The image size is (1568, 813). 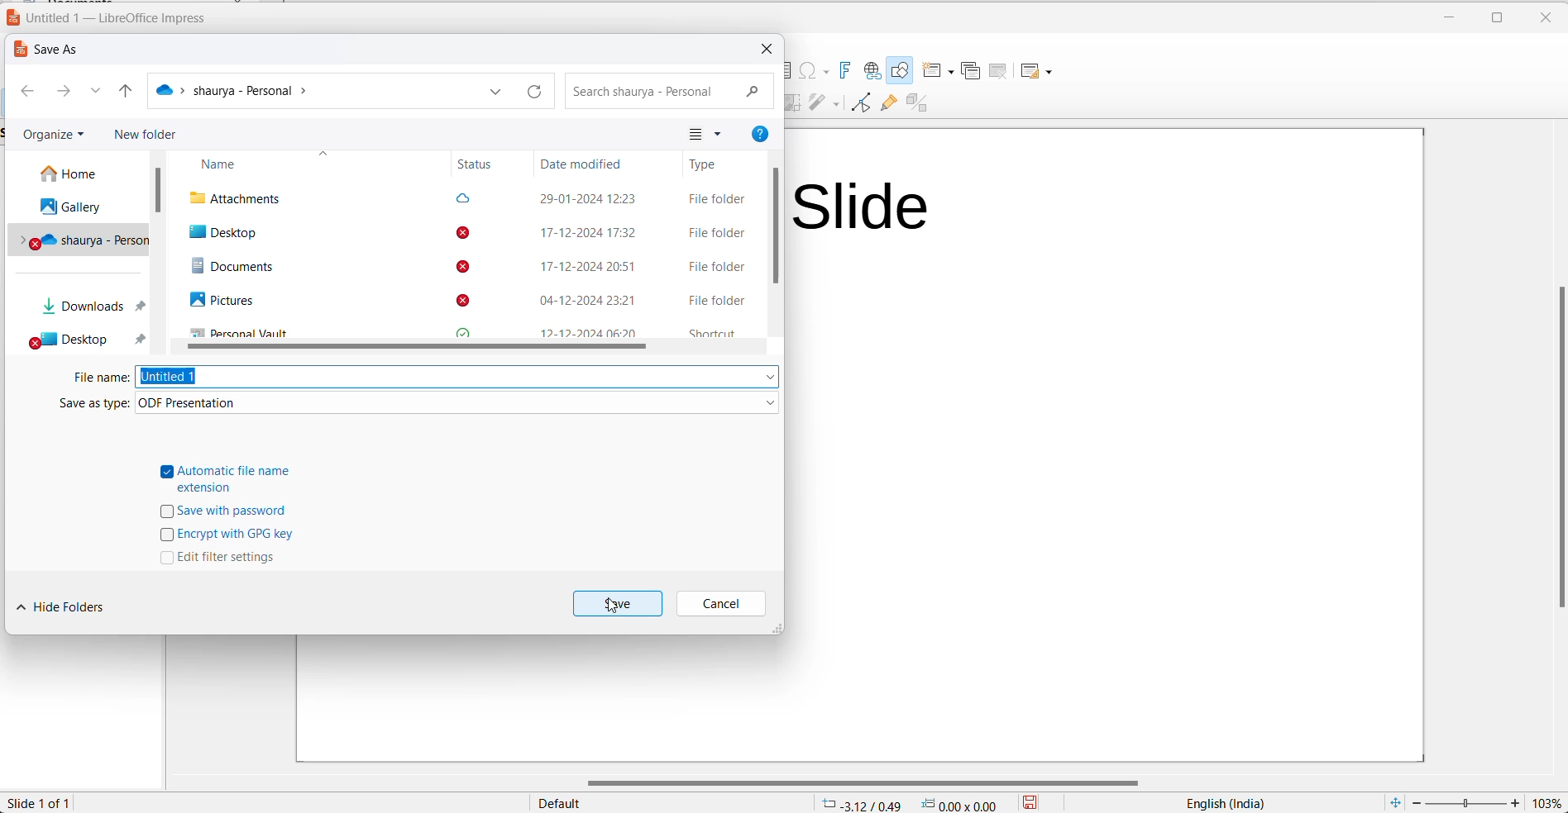 What do you see at coordinates (52, 135) in the screenshot?
I see `organize` at bounding box center [52, 135].